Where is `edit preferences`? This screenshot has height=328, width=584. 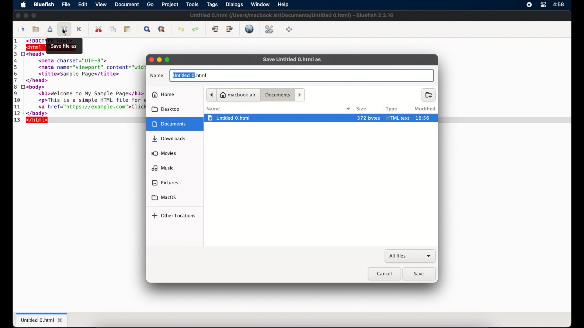 edit preferences is located at coordinates (269, 29).